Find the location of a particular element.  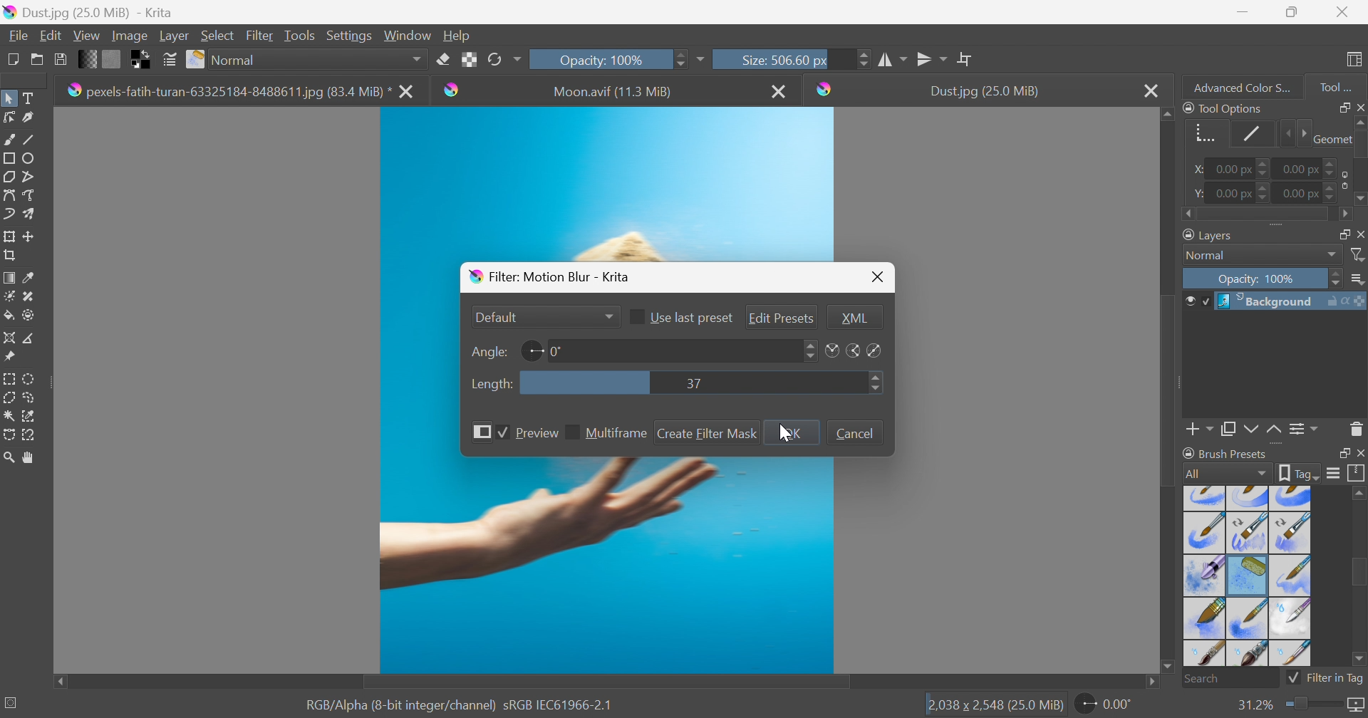

31.2% is located at coordinates (1253, 704).